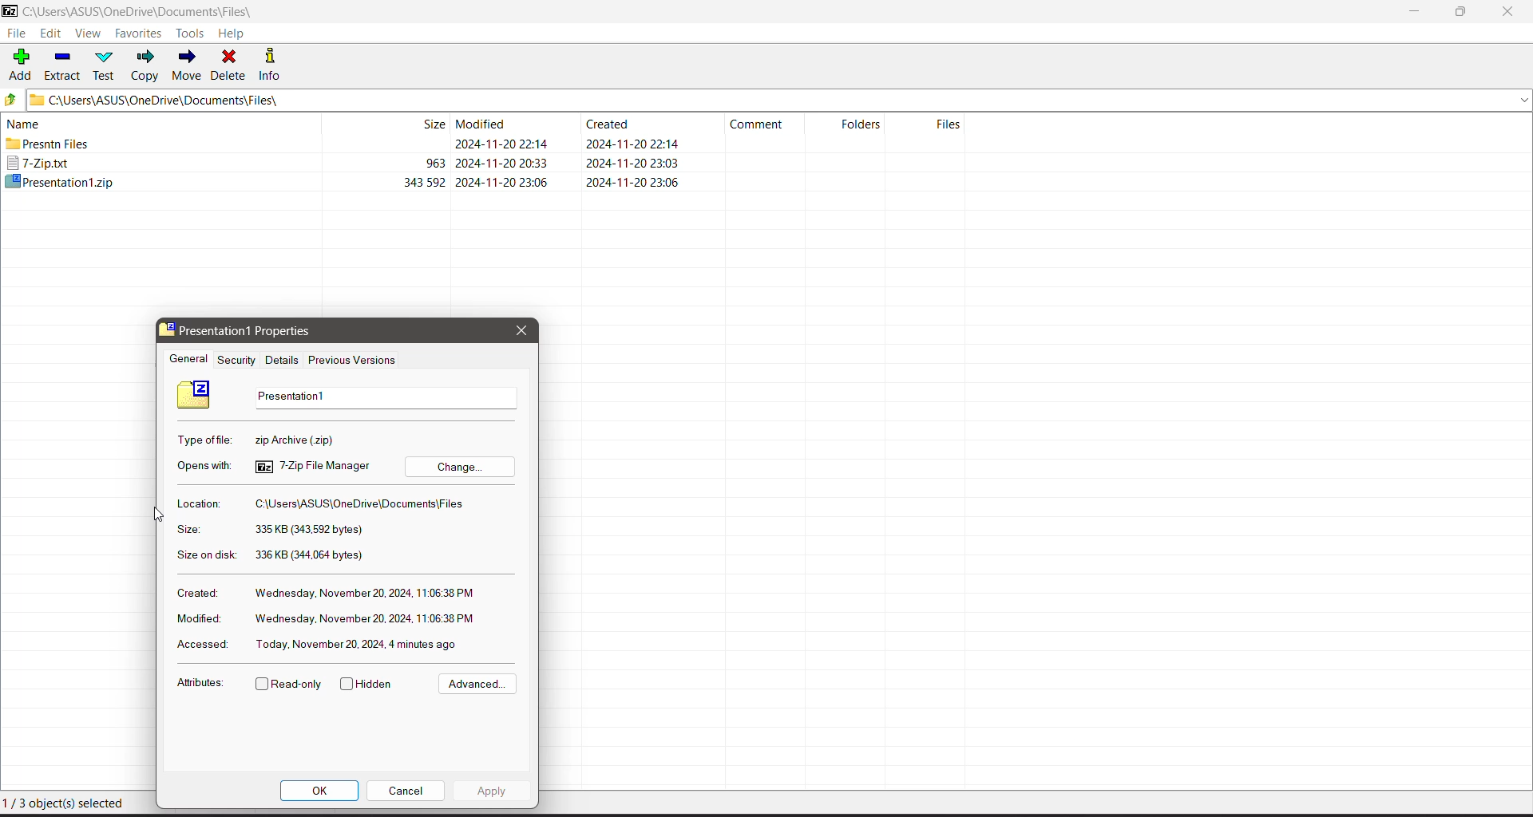  Describe the element at coordinates (196, 620) in the screenshot. I see `Modified` at that location.